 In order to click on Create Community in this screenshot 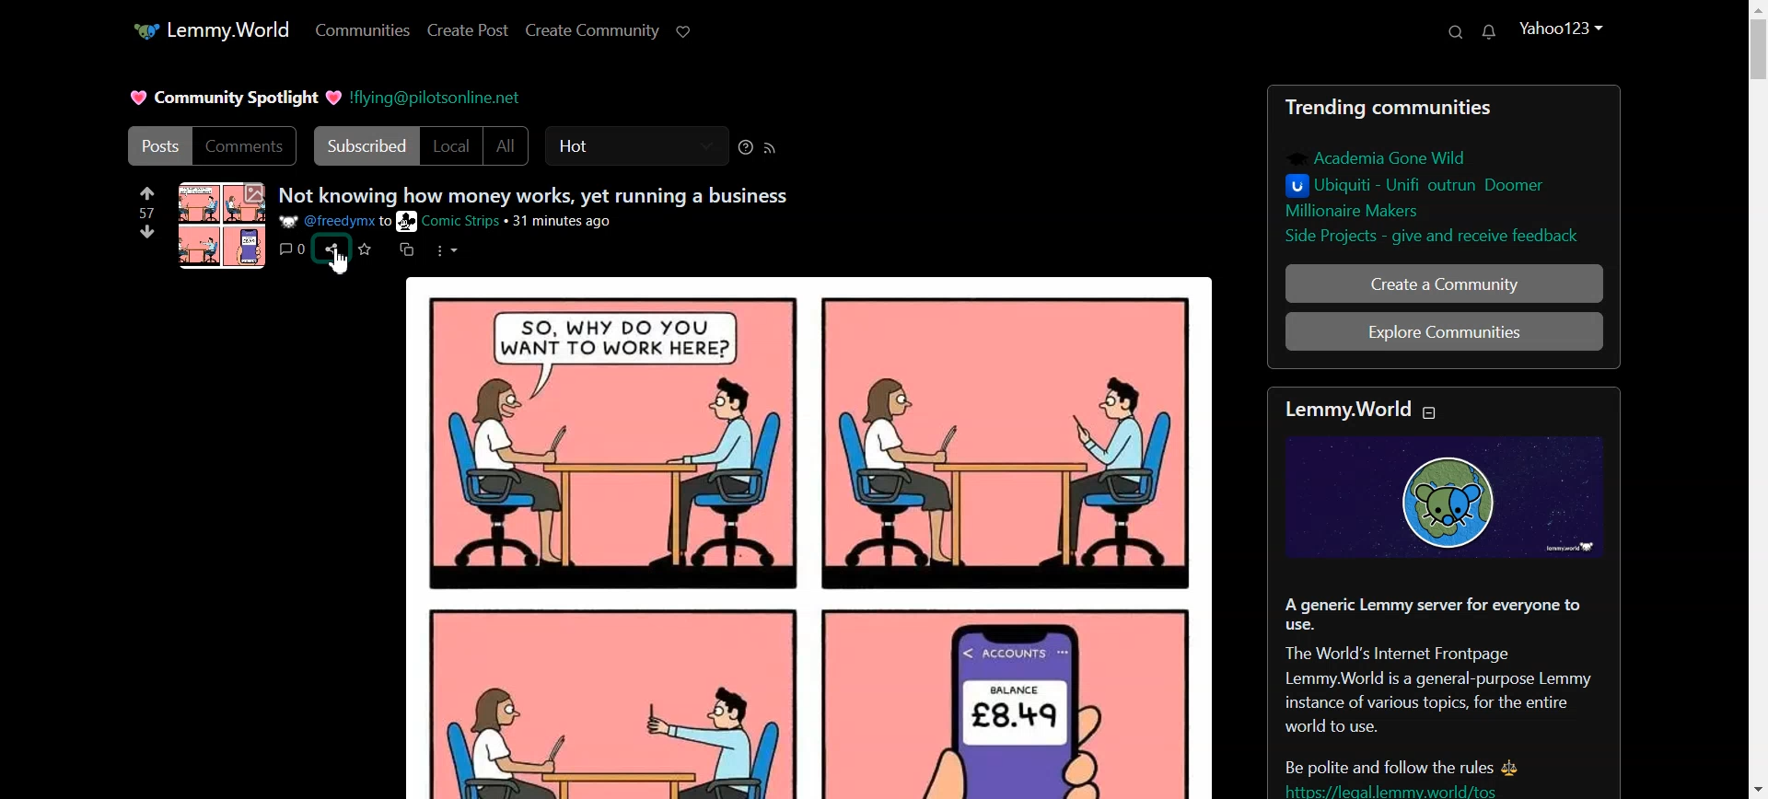, I will do `click(591, 30)`.